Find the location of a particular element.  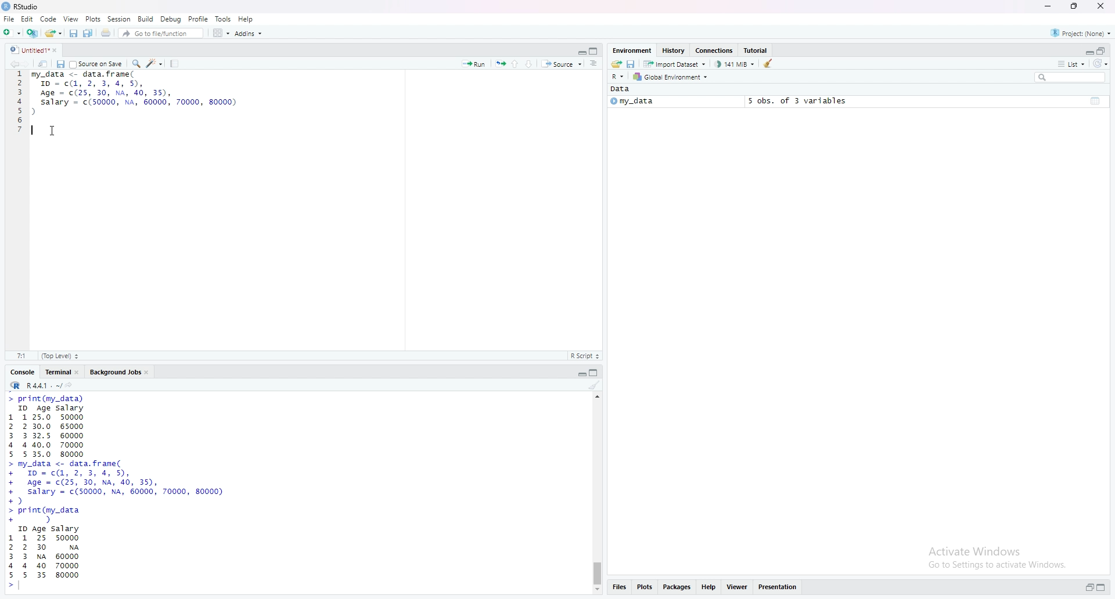

maximize is located at coordinates (1072, 6).